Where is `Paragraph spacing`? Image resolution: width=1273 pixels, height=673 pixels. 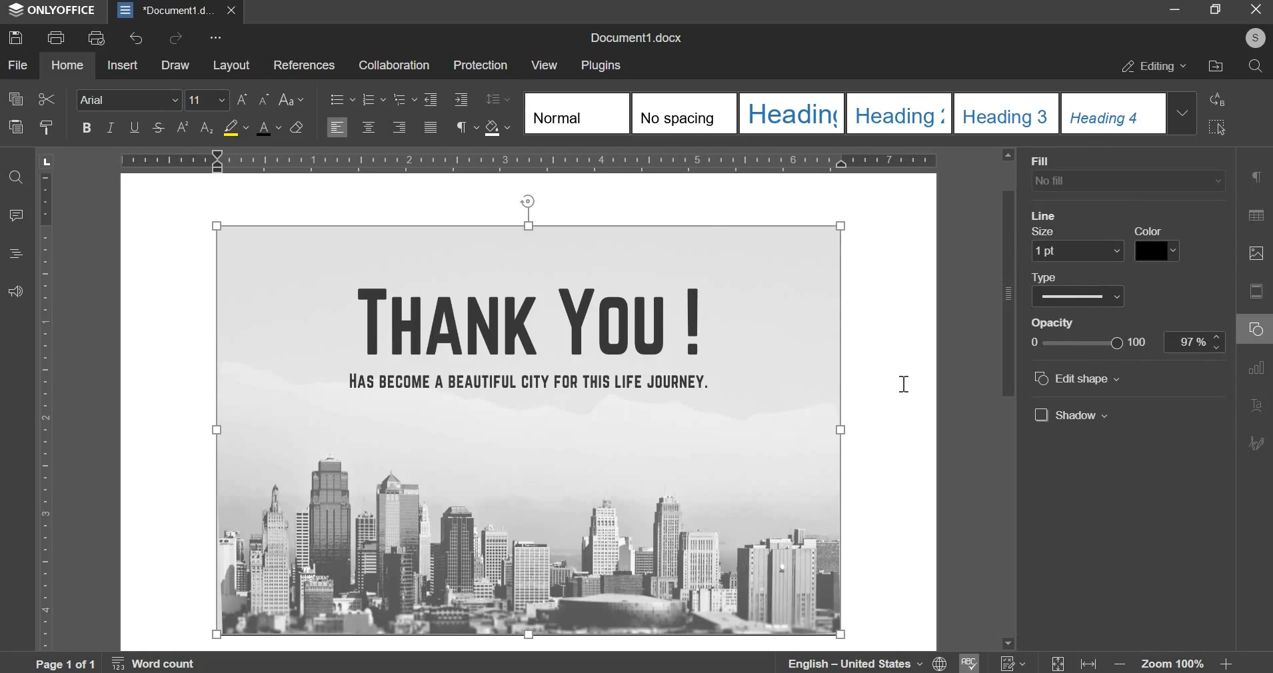 Paragraph spacing is located at coordinates (1083, 209).